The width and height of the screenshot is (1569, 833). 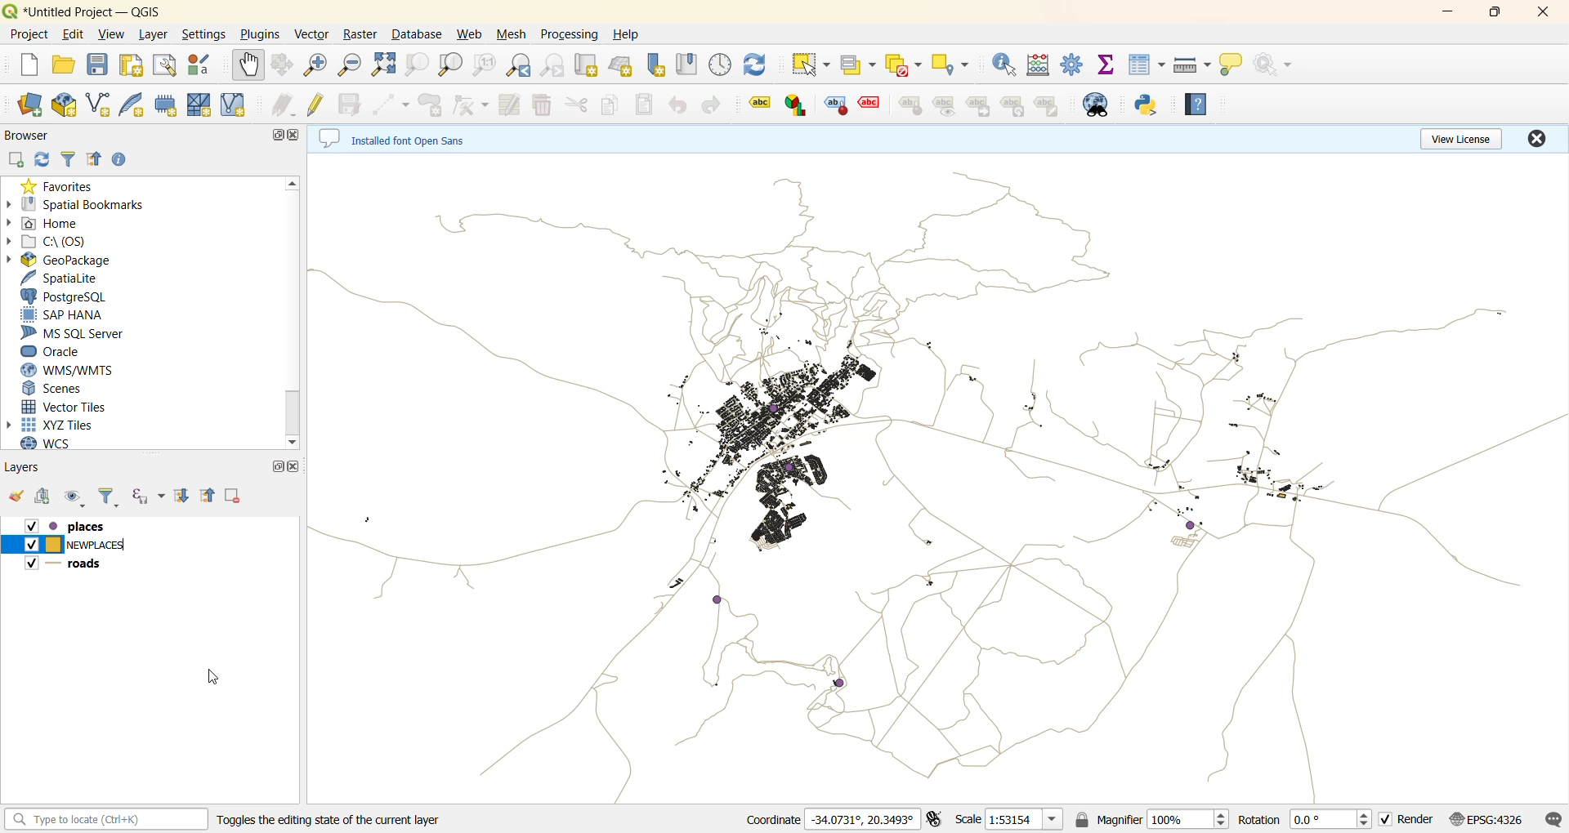 I want to click on effect, so click(x=869, y=107).